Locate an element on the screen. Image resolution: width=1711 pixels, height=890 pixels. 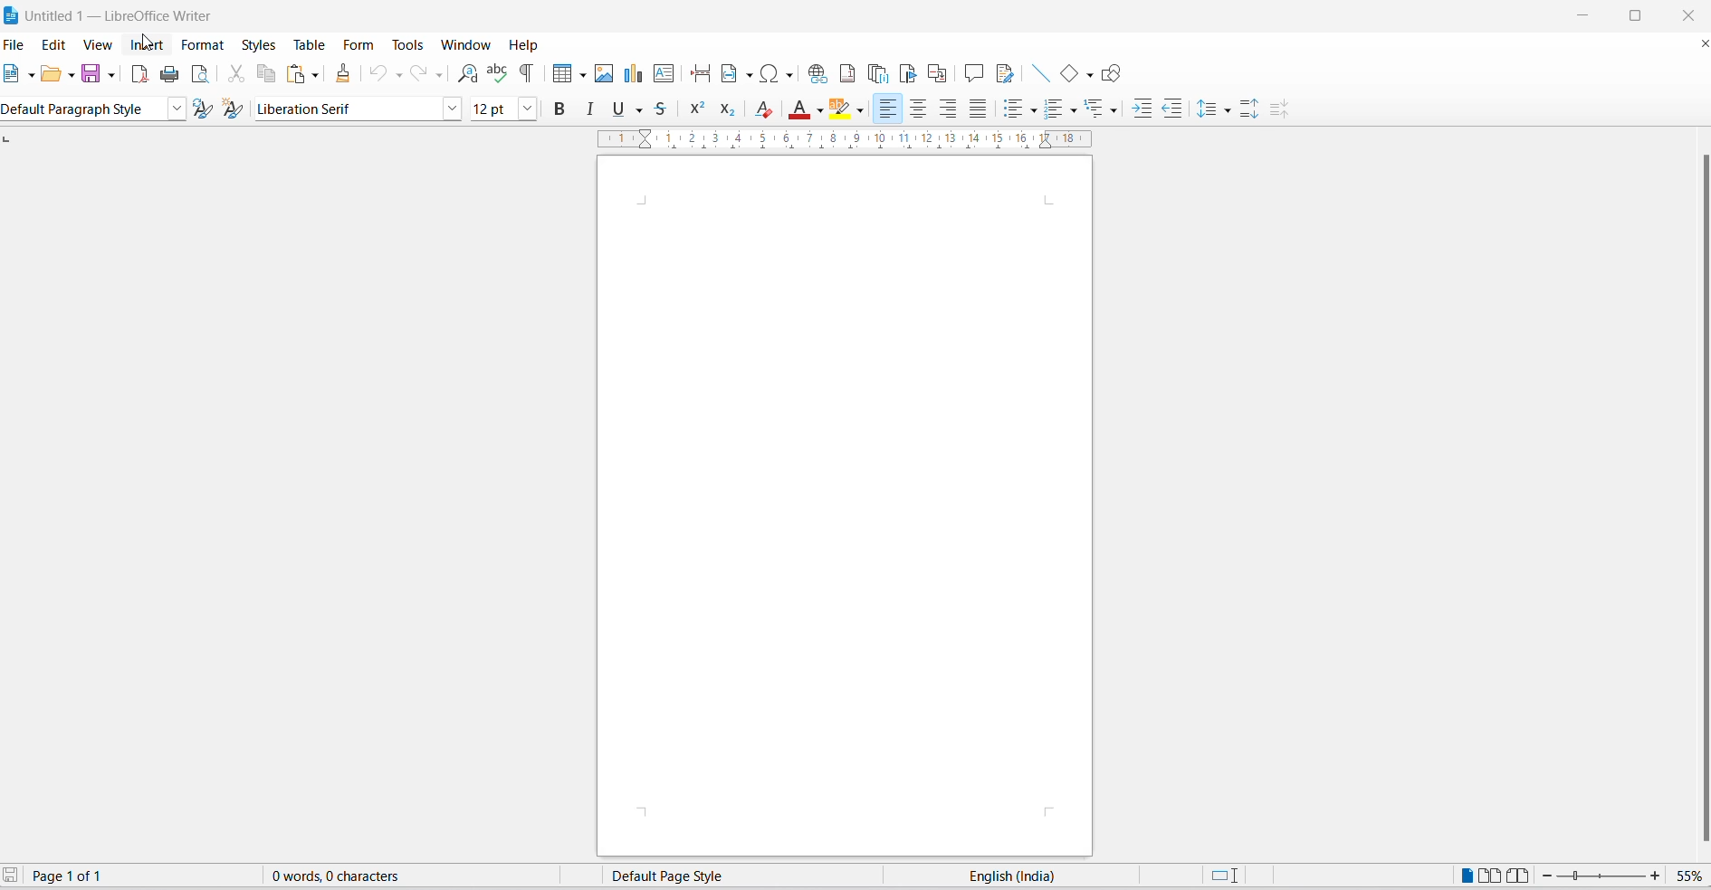
insert footnote is located at coordinates (847, 73).